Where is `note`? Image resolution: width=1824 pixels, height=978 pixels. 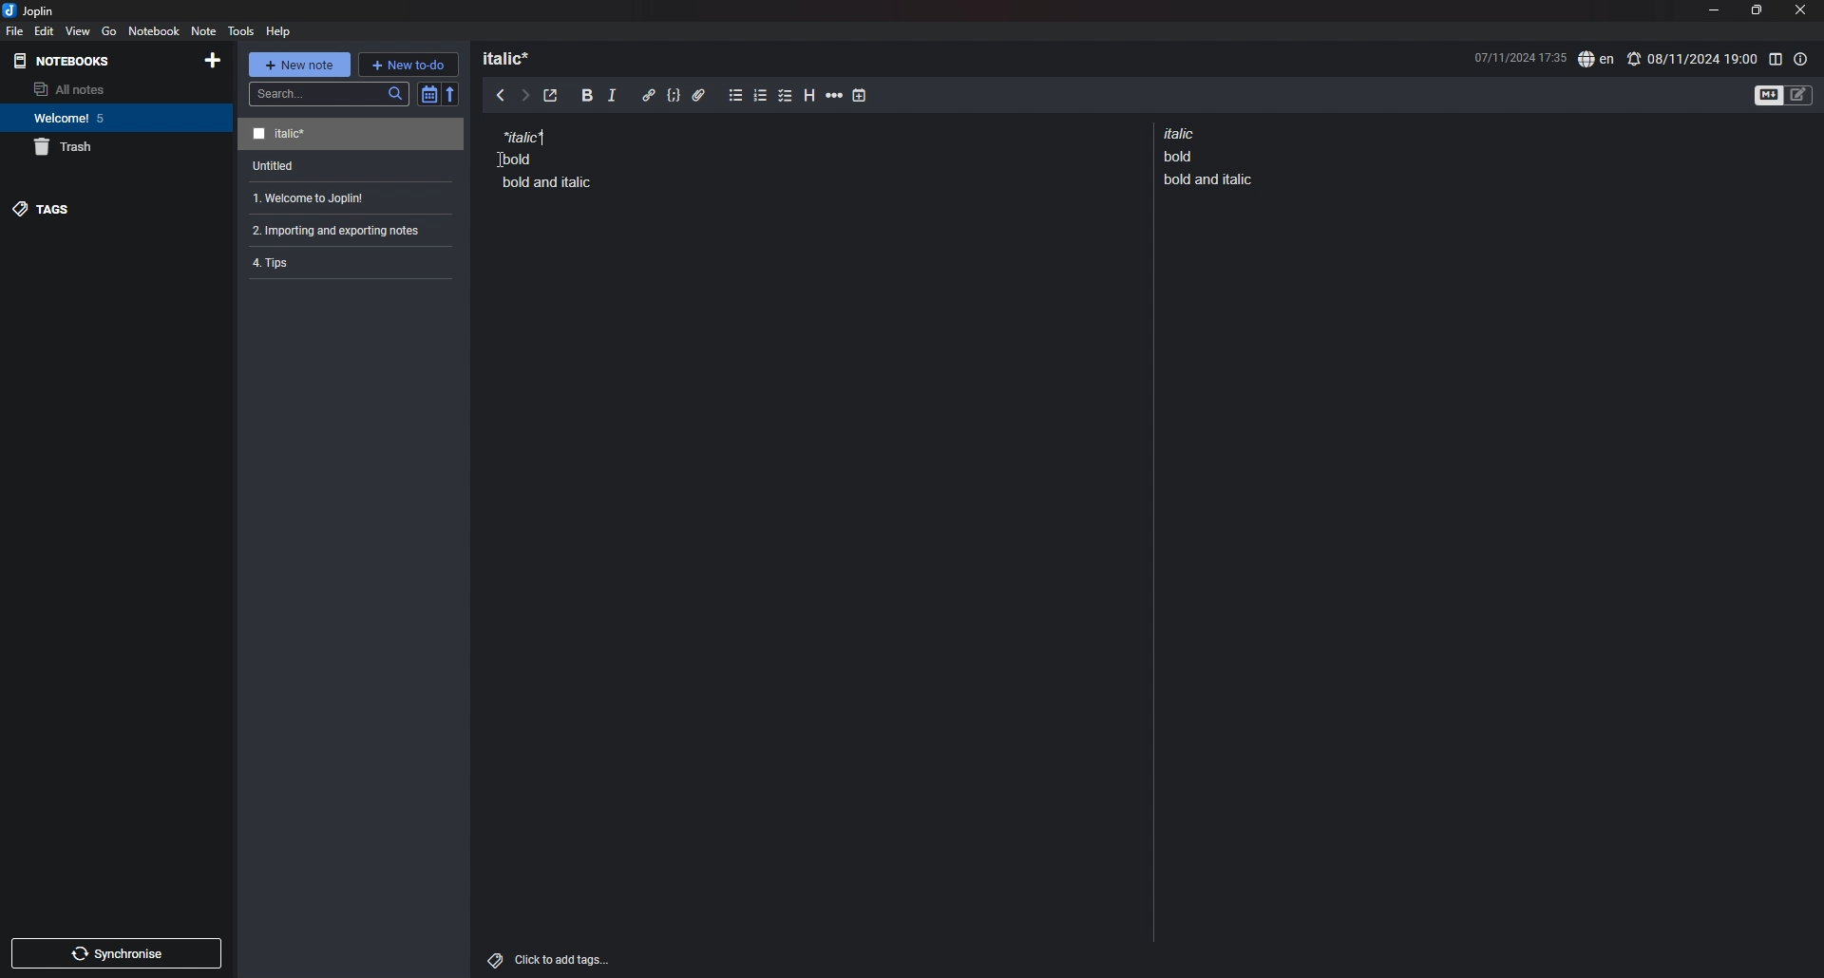 note is located at coordinates (1212, 156).